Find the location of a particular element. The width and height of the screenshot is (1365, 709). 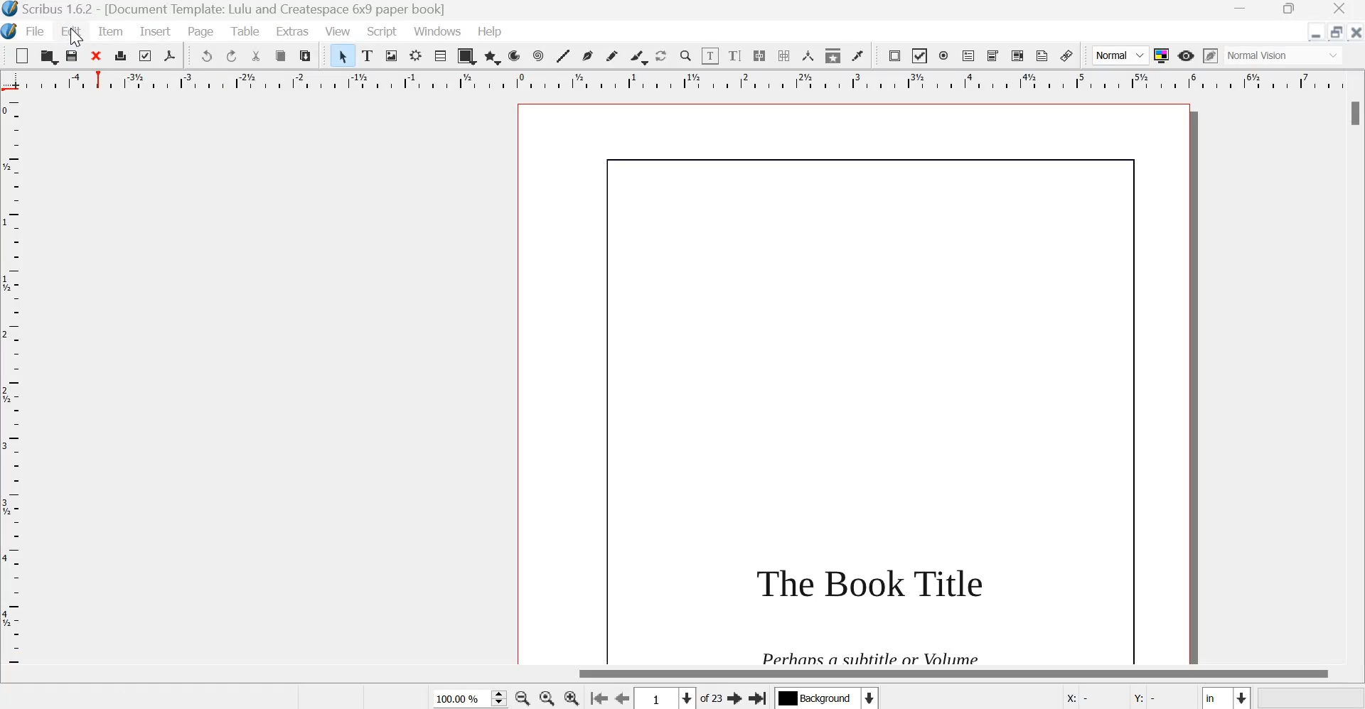

Link text frames is located at coordinates (758, 55).